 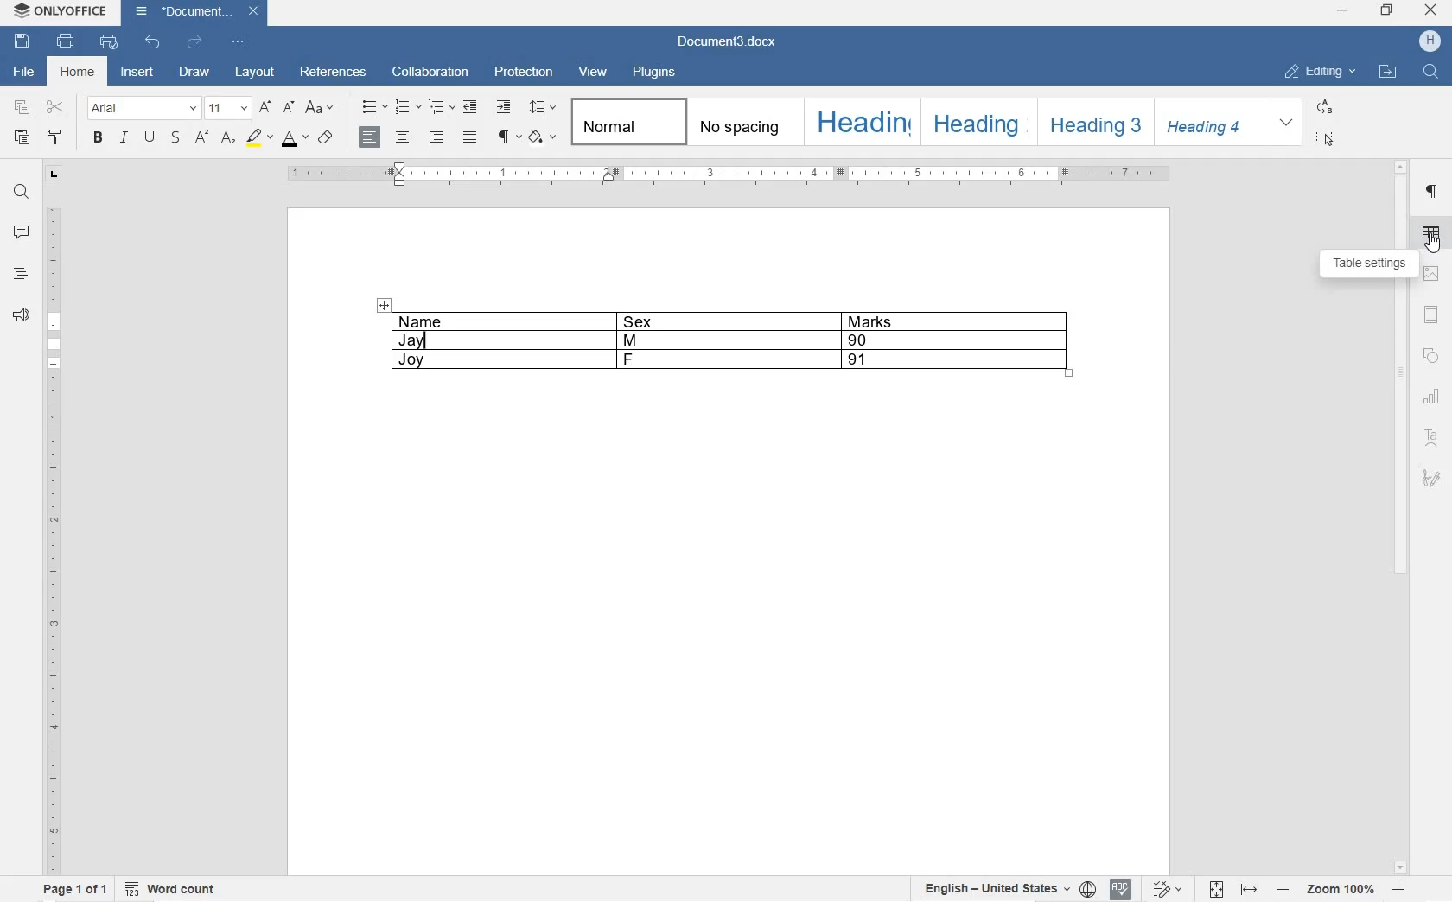 I want to click on FONT COLOR, so click(x=295, y=141).